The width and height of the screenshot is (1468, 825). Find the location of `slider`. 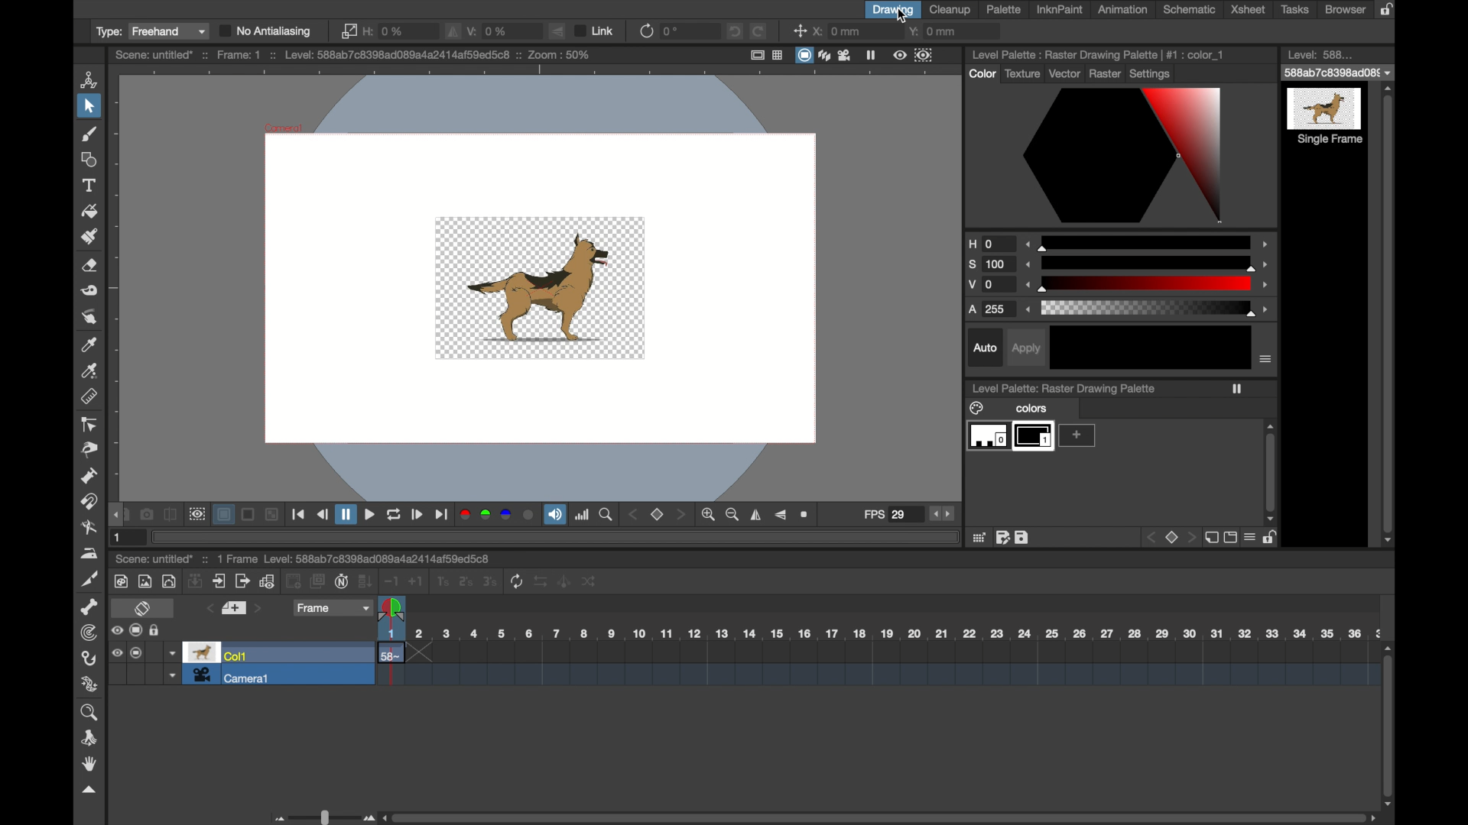

slider is located at coordinates (321, 816).